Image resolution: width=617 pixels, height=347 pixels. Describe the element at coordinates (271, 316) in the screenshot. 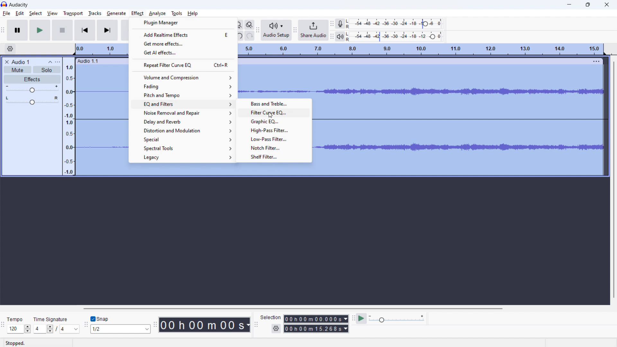

I see `Selection` at that location.